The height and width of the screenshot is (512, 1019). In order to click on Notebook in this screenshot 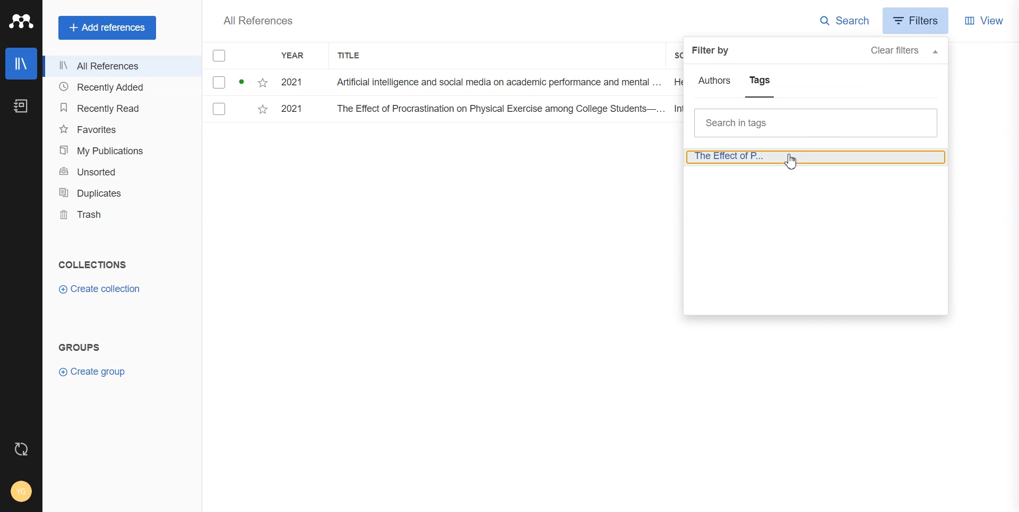, I will do `click(21, 106)`.